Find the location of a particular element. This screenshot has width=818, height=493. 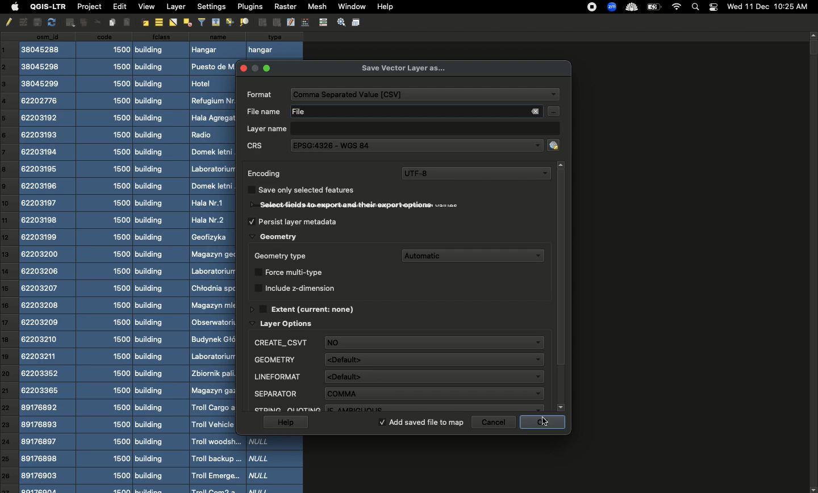

Ungroup Objects is located at coordinates (276, 23).